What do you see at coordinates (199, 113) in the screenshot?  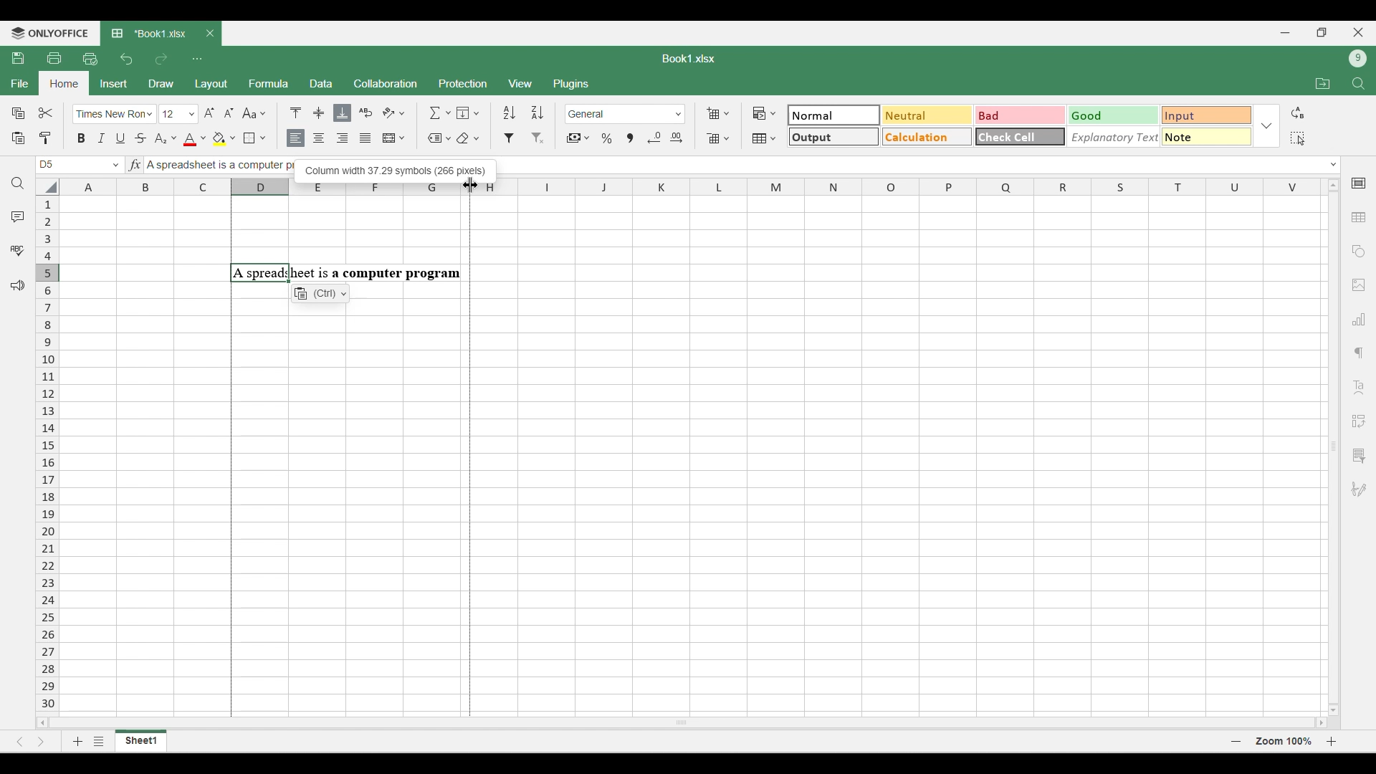 I see `Text size settings` at bounding box center [199, 113].